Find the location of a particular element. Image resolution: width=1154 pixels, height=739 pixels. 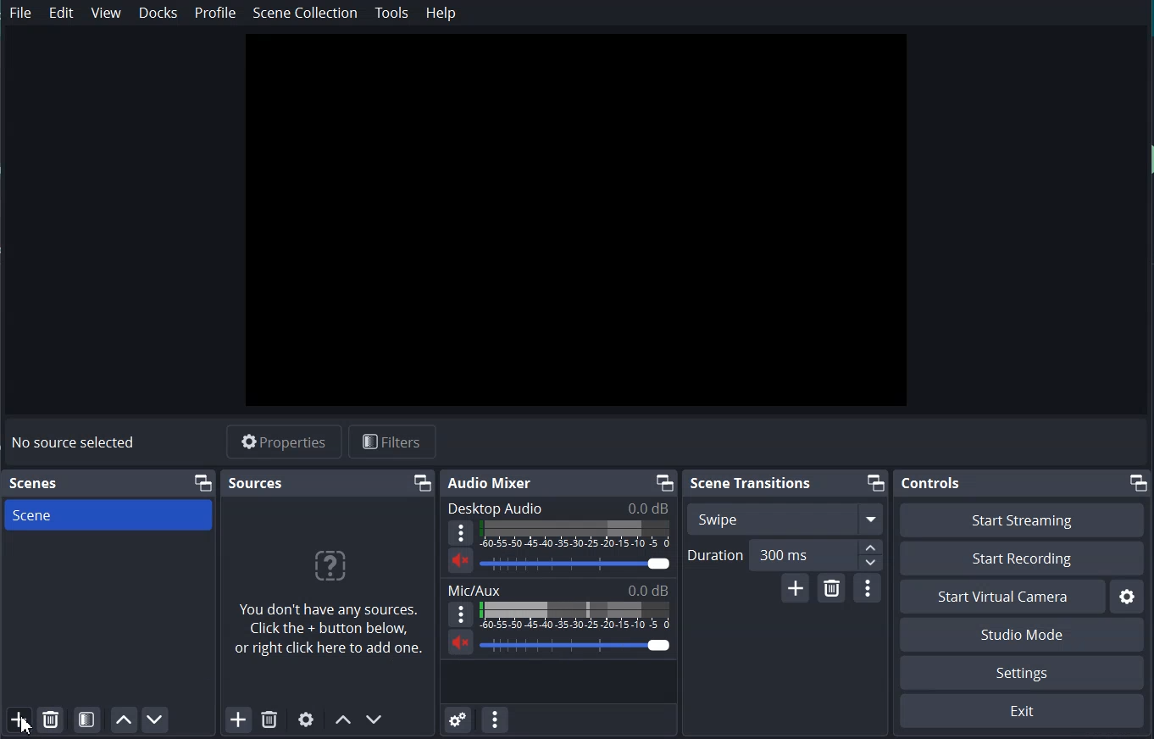

Text  is located at coordinates (36, 484).